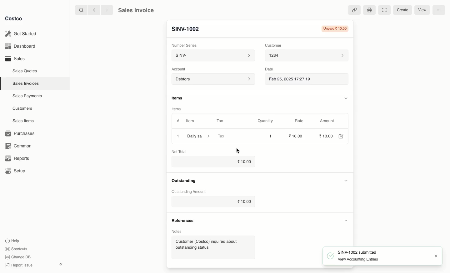 Image resolution: width=450 pixels, height=273 pixels. I want to click on Shortcuts, so click(17, 248).